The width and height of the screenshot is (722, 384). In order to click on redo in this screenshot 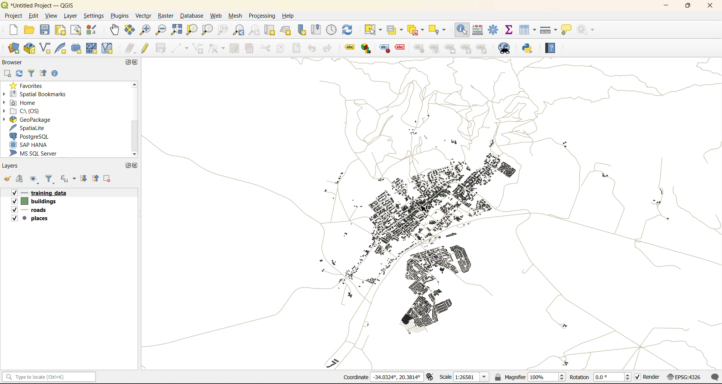, I will do `click(328, 48)`.